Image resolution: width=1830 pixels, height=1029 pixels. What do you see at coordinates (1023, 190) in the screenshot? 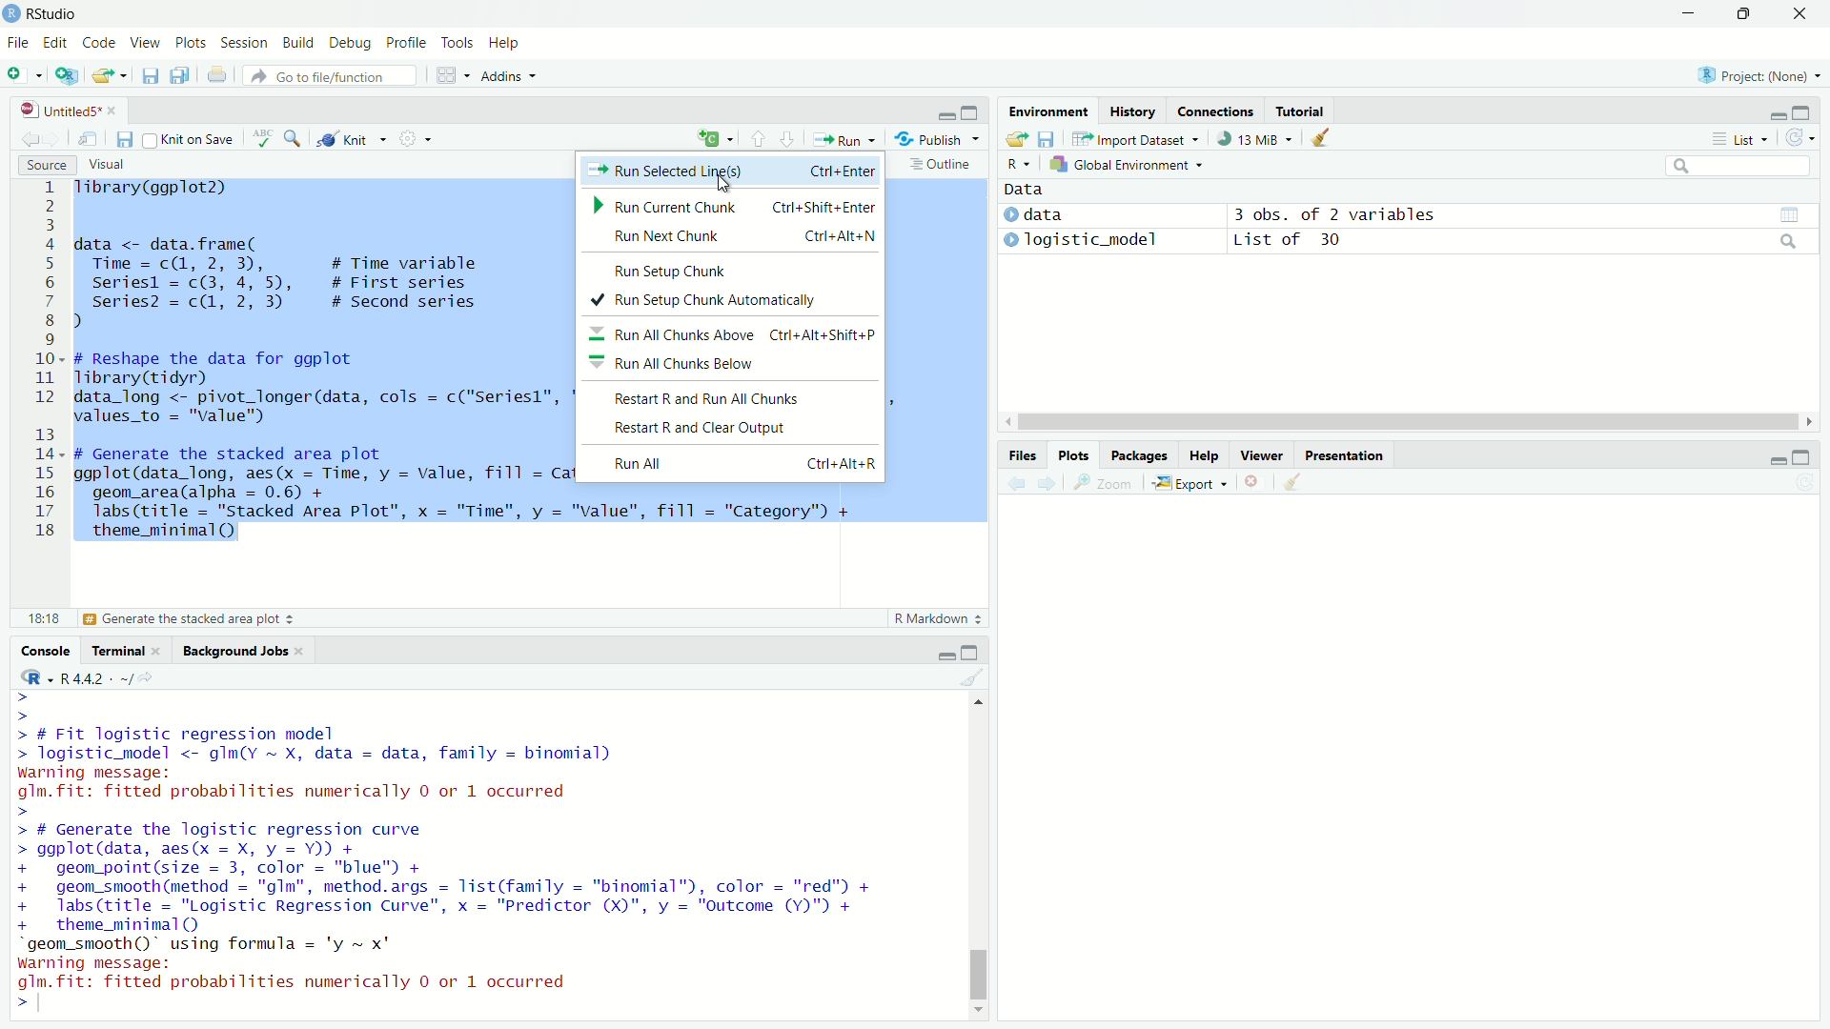
I see `Data` at bounding box center [1023, 190].